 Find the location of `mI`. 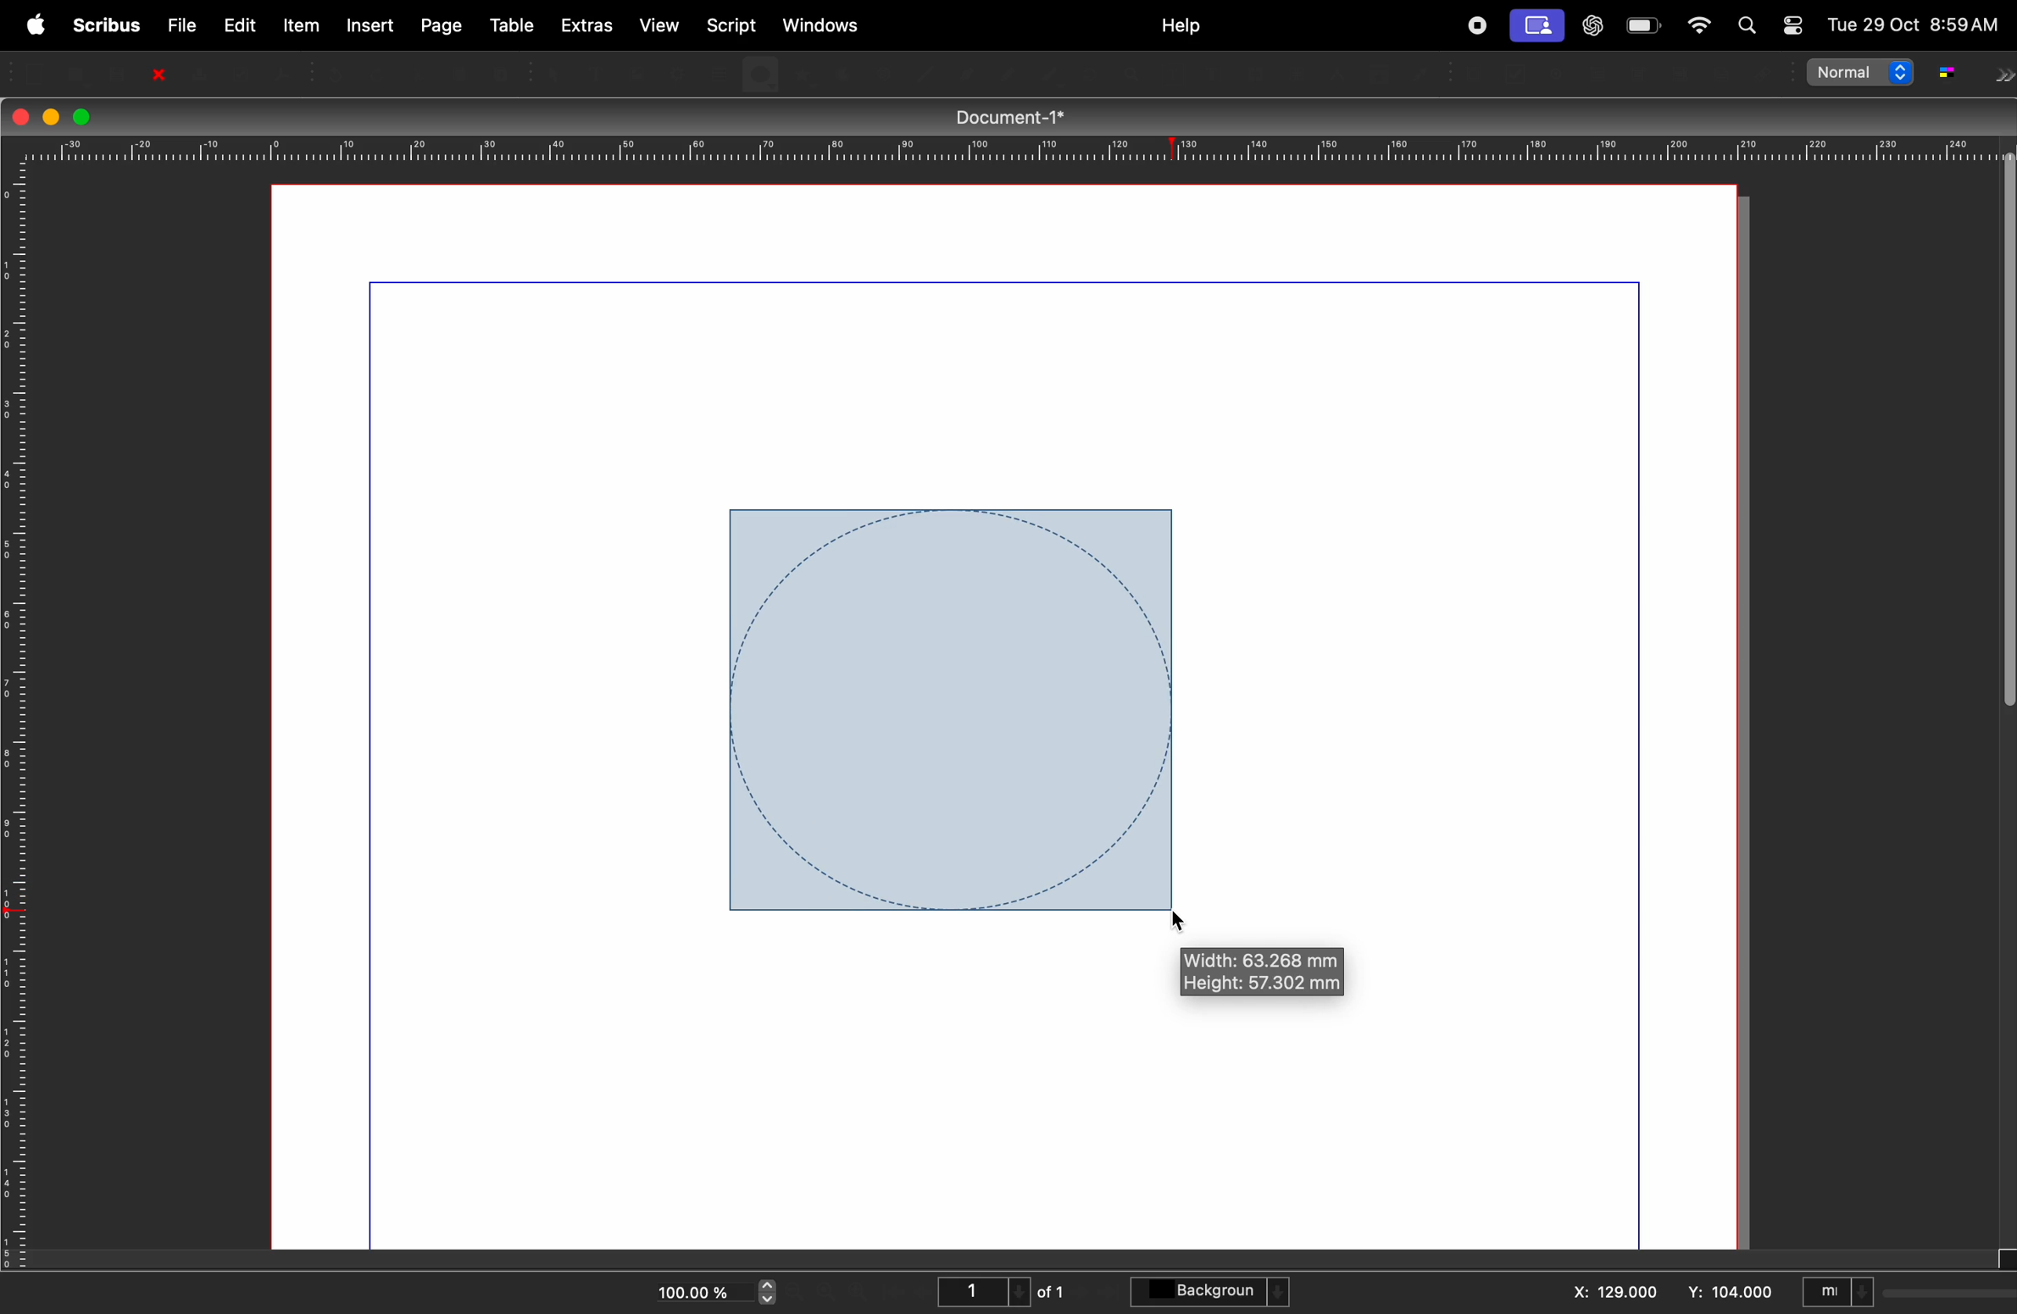

mI is located at coordinates (1837, 1289).